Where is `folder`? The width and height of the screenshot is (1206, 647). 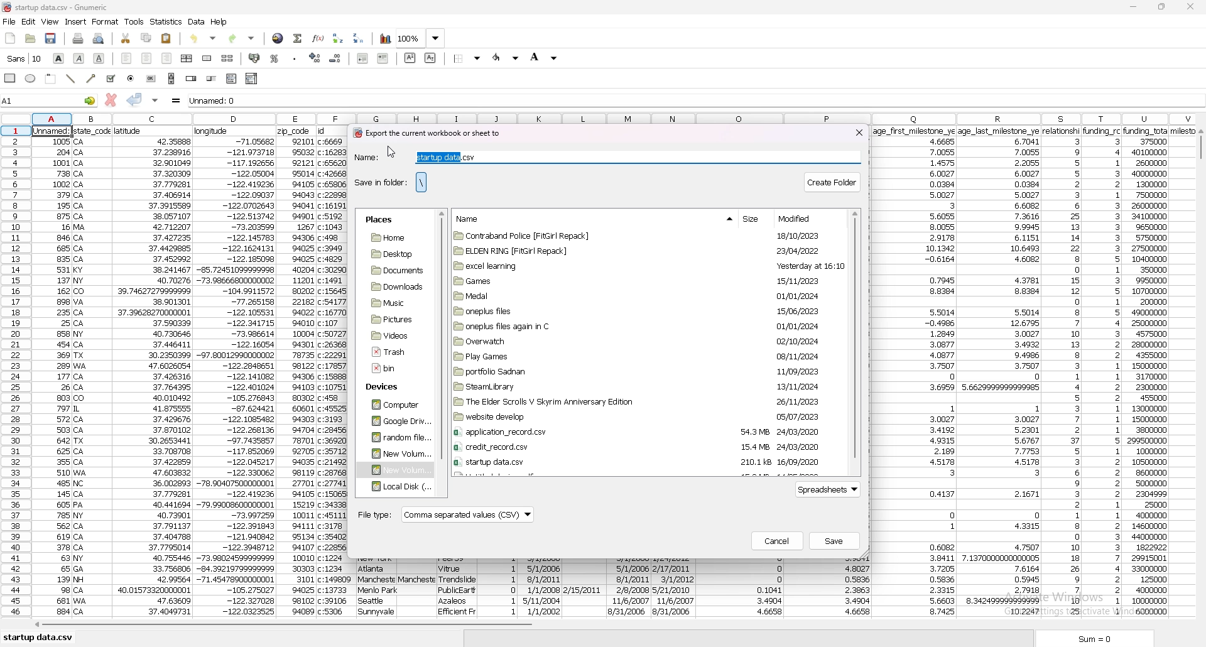 folder is located at coordinates (643, 357).